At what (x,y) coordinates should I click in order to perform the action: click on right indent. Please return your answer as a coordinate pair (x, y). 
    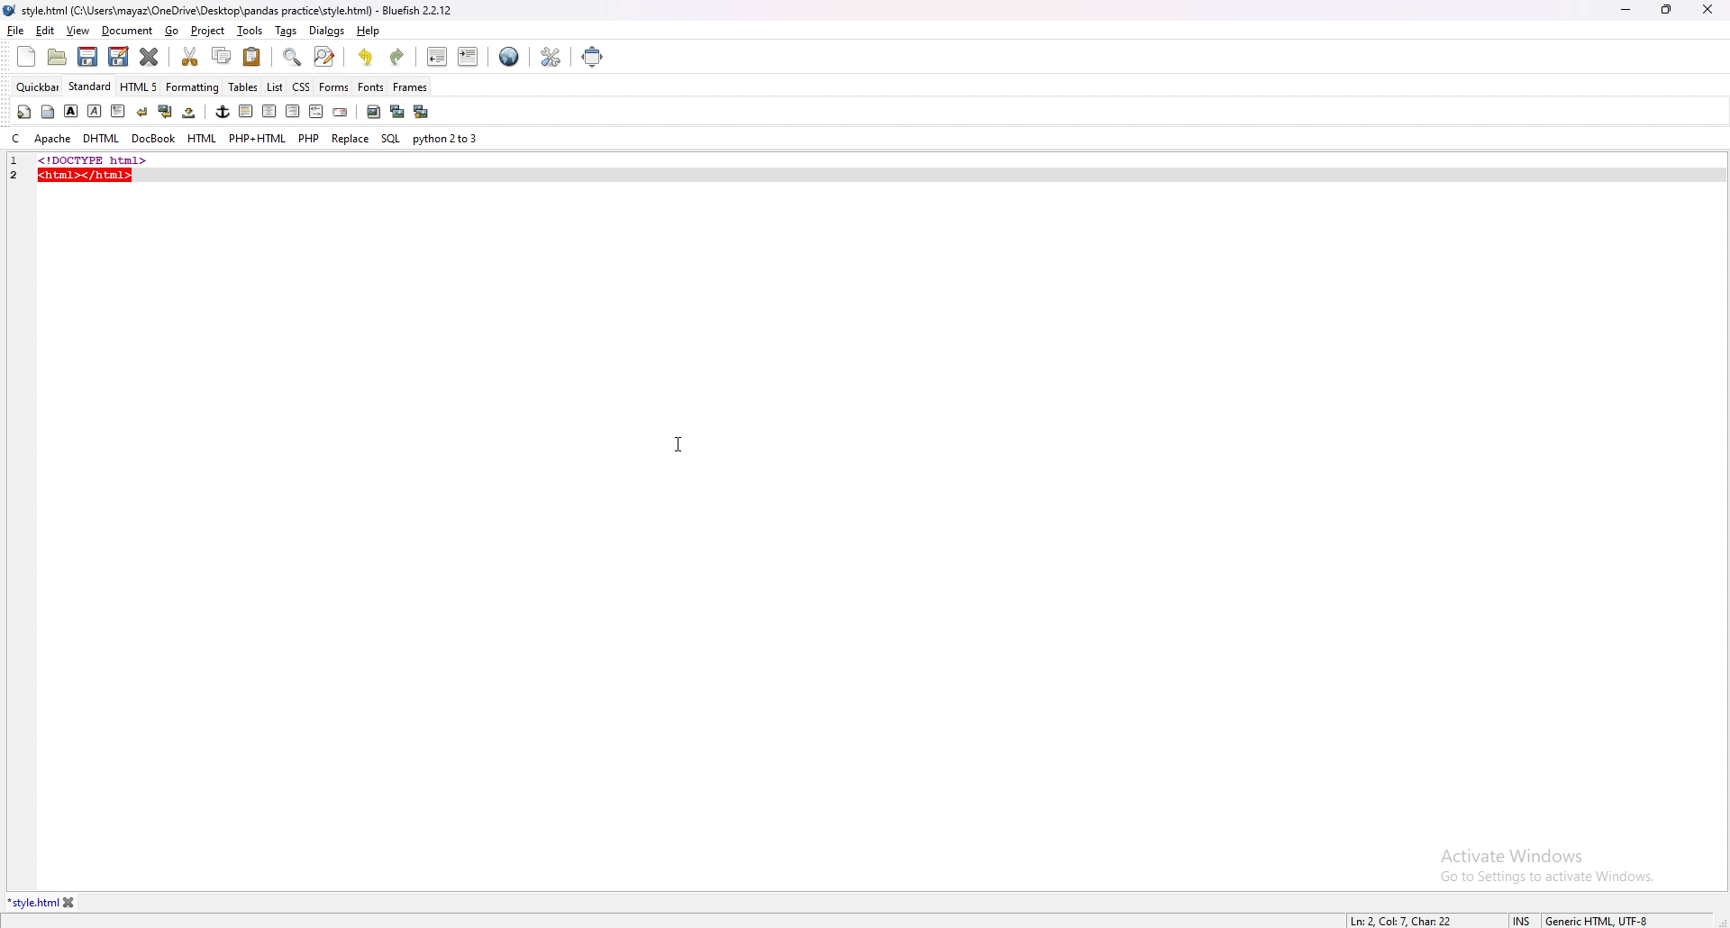
    Looking at the image, I should click on (290, 111).